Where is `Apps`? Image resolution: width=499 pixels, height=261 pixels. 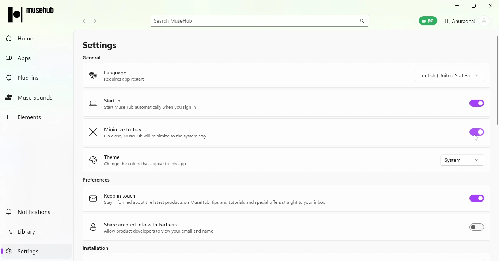 Apps is located at coordinates (23, 57).